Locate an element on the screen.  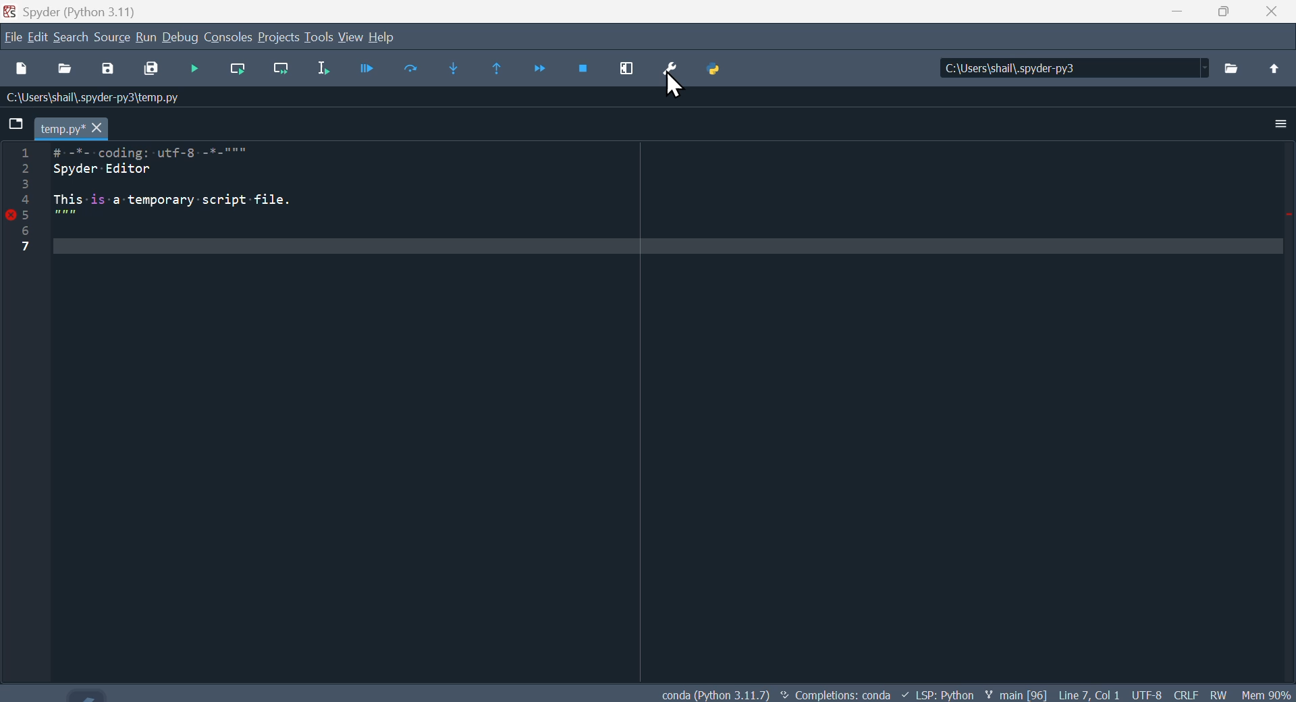
upload is located at coordinates (1272, 66).